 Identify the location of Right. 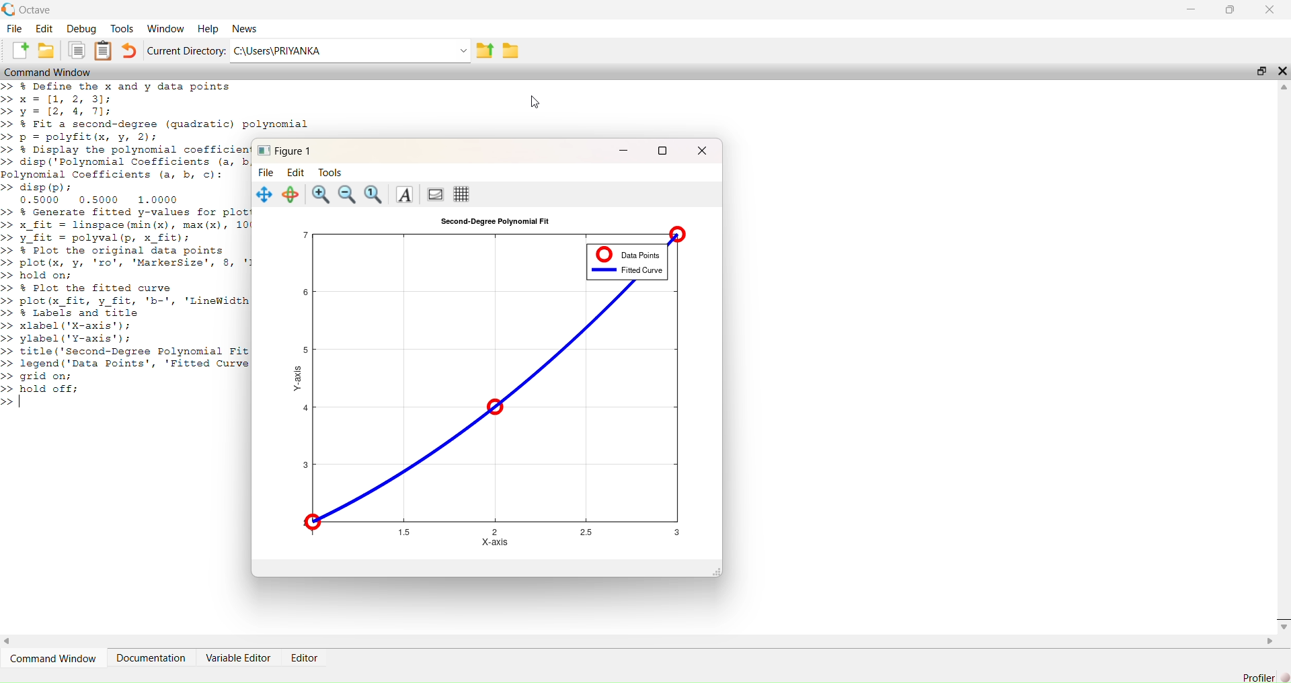
(1270, 643).